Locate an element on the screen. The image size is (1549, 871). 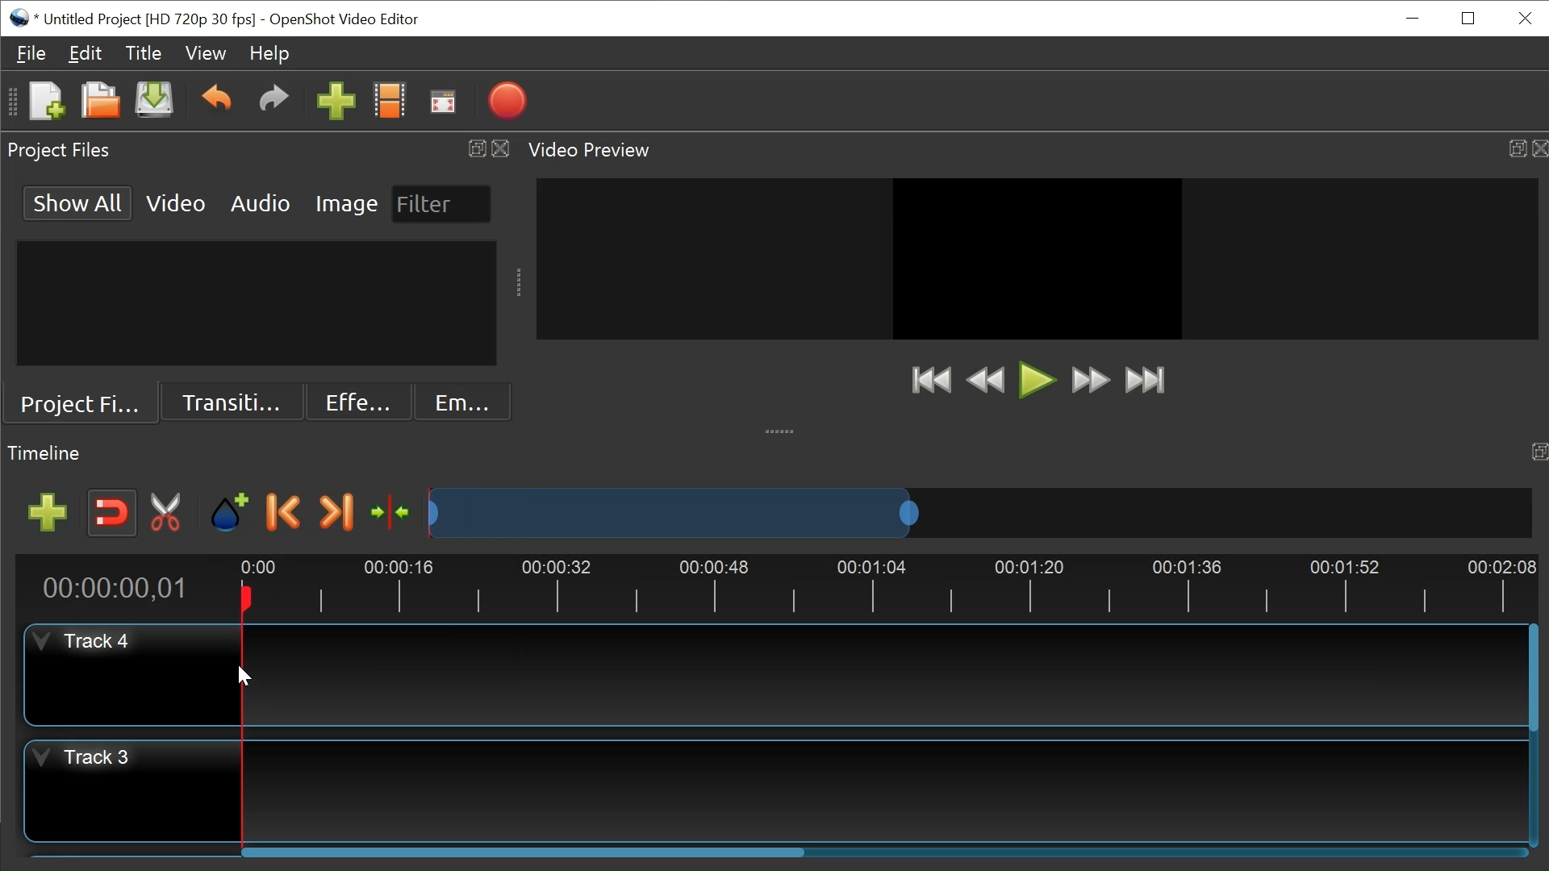
Project Files is located at coordinates (80, 406).